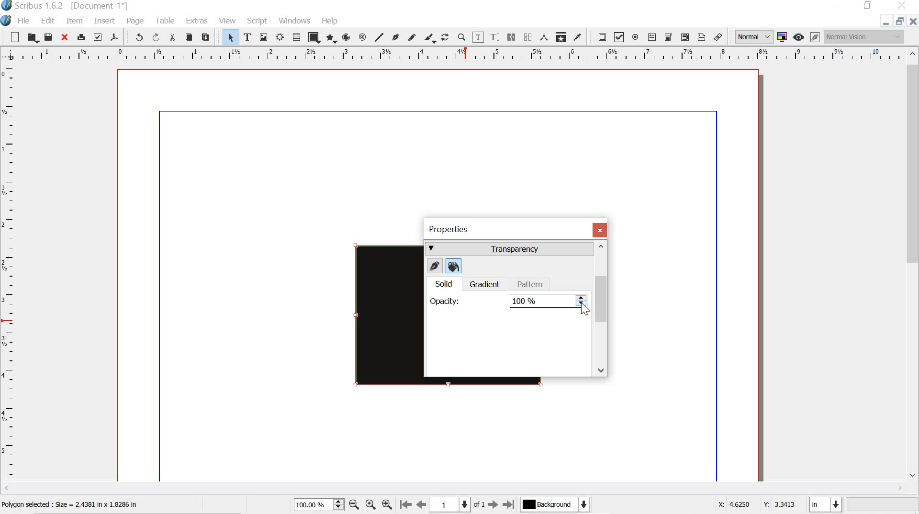  Describe the element at coordinates (600, 37) in the screenshot. I see `pdf push button` at that location.